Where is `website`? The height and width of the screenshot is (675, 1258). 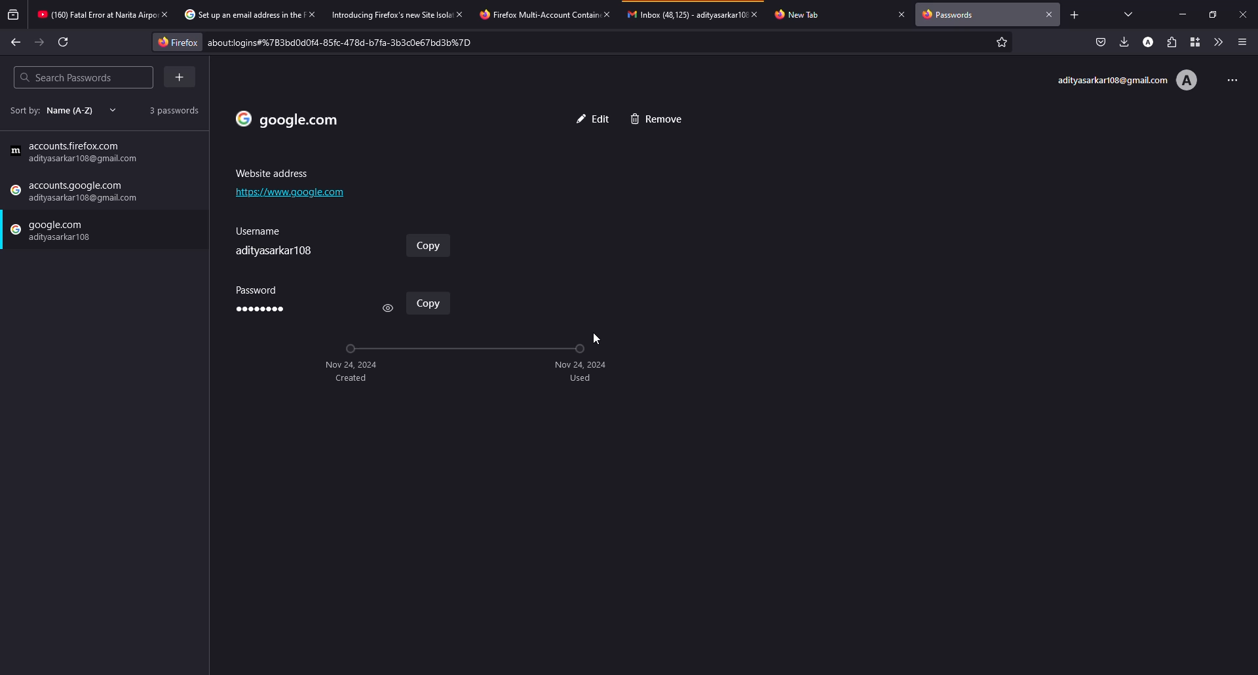
website is located at coordinates (294, 119).